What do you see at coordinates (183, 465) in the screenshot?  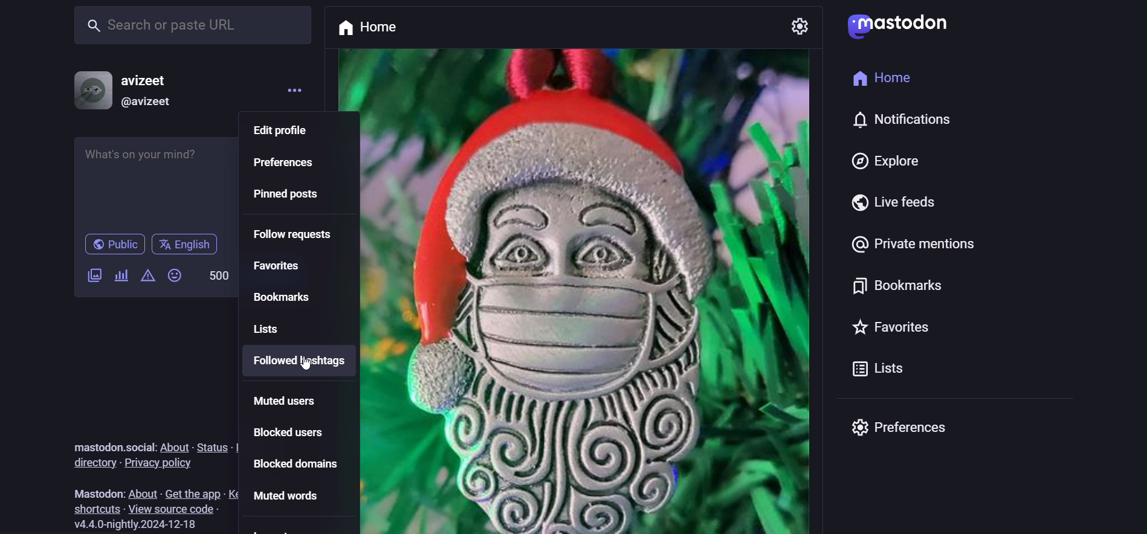 I see `privacy policy` at bounding box center [183, 465].